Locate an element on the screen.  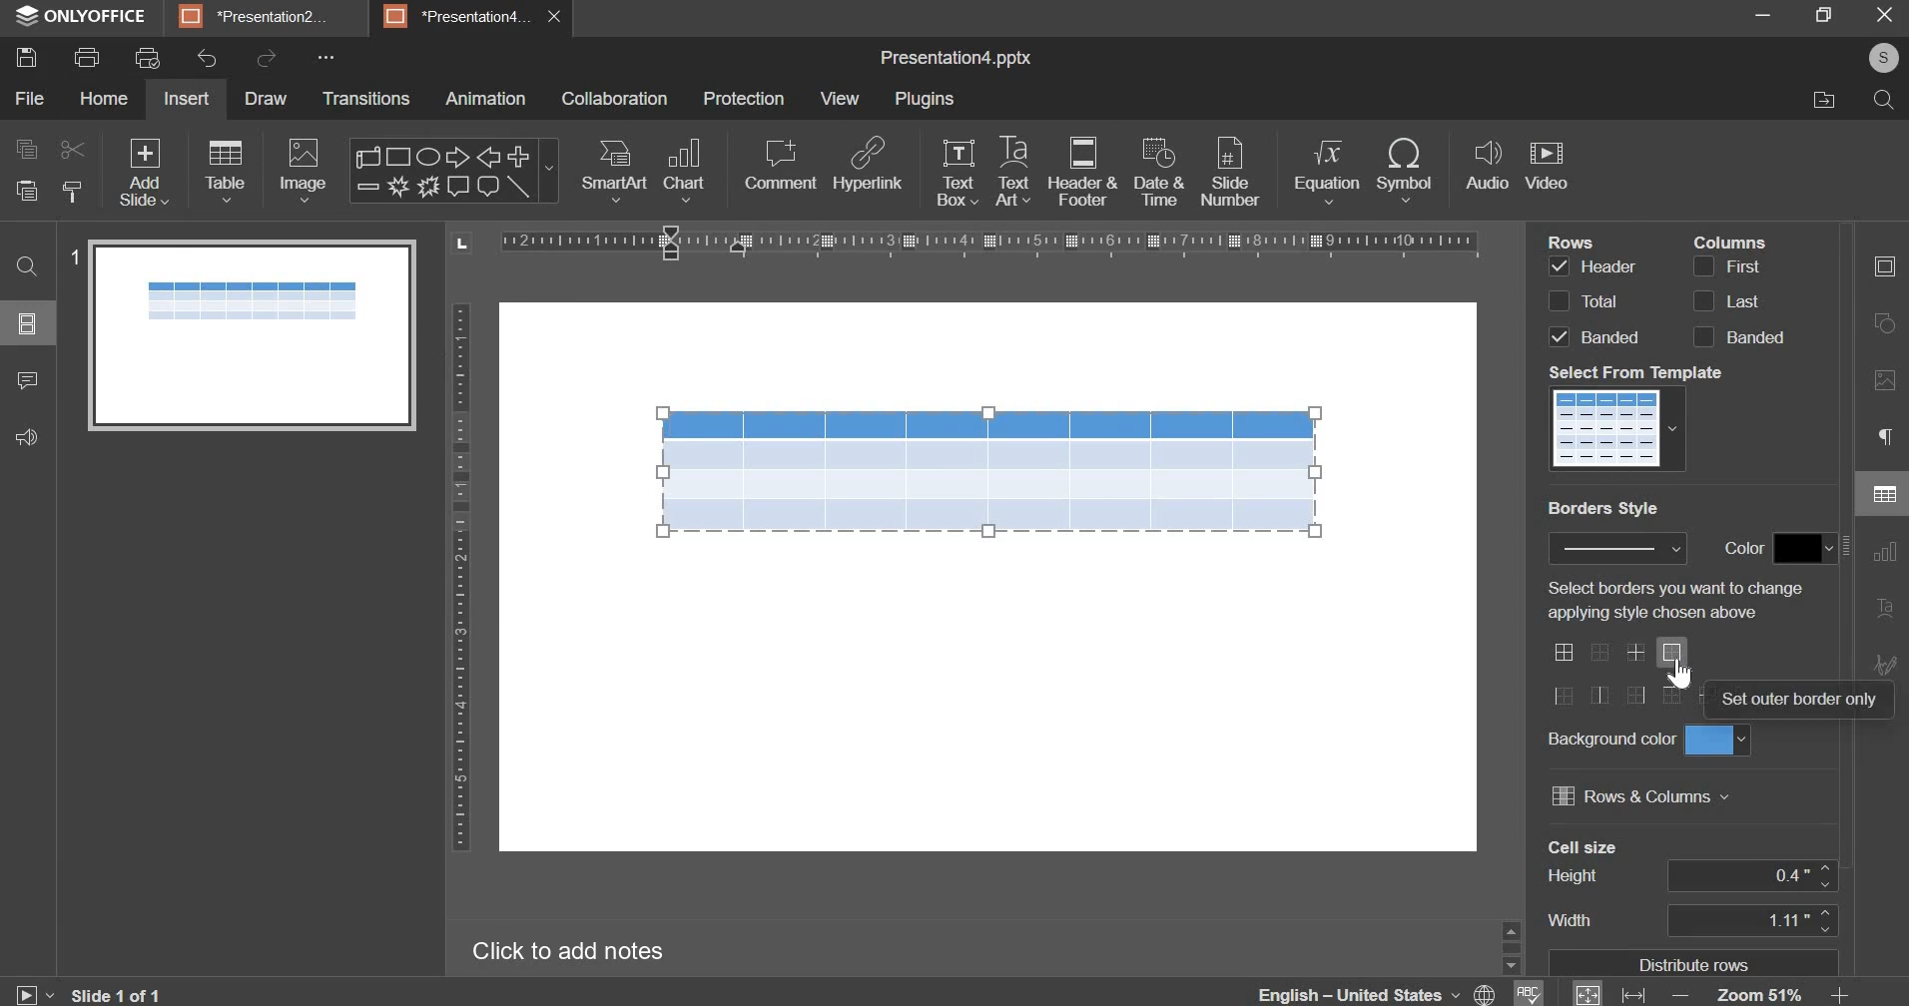
close is located at coordinates (556, 19).